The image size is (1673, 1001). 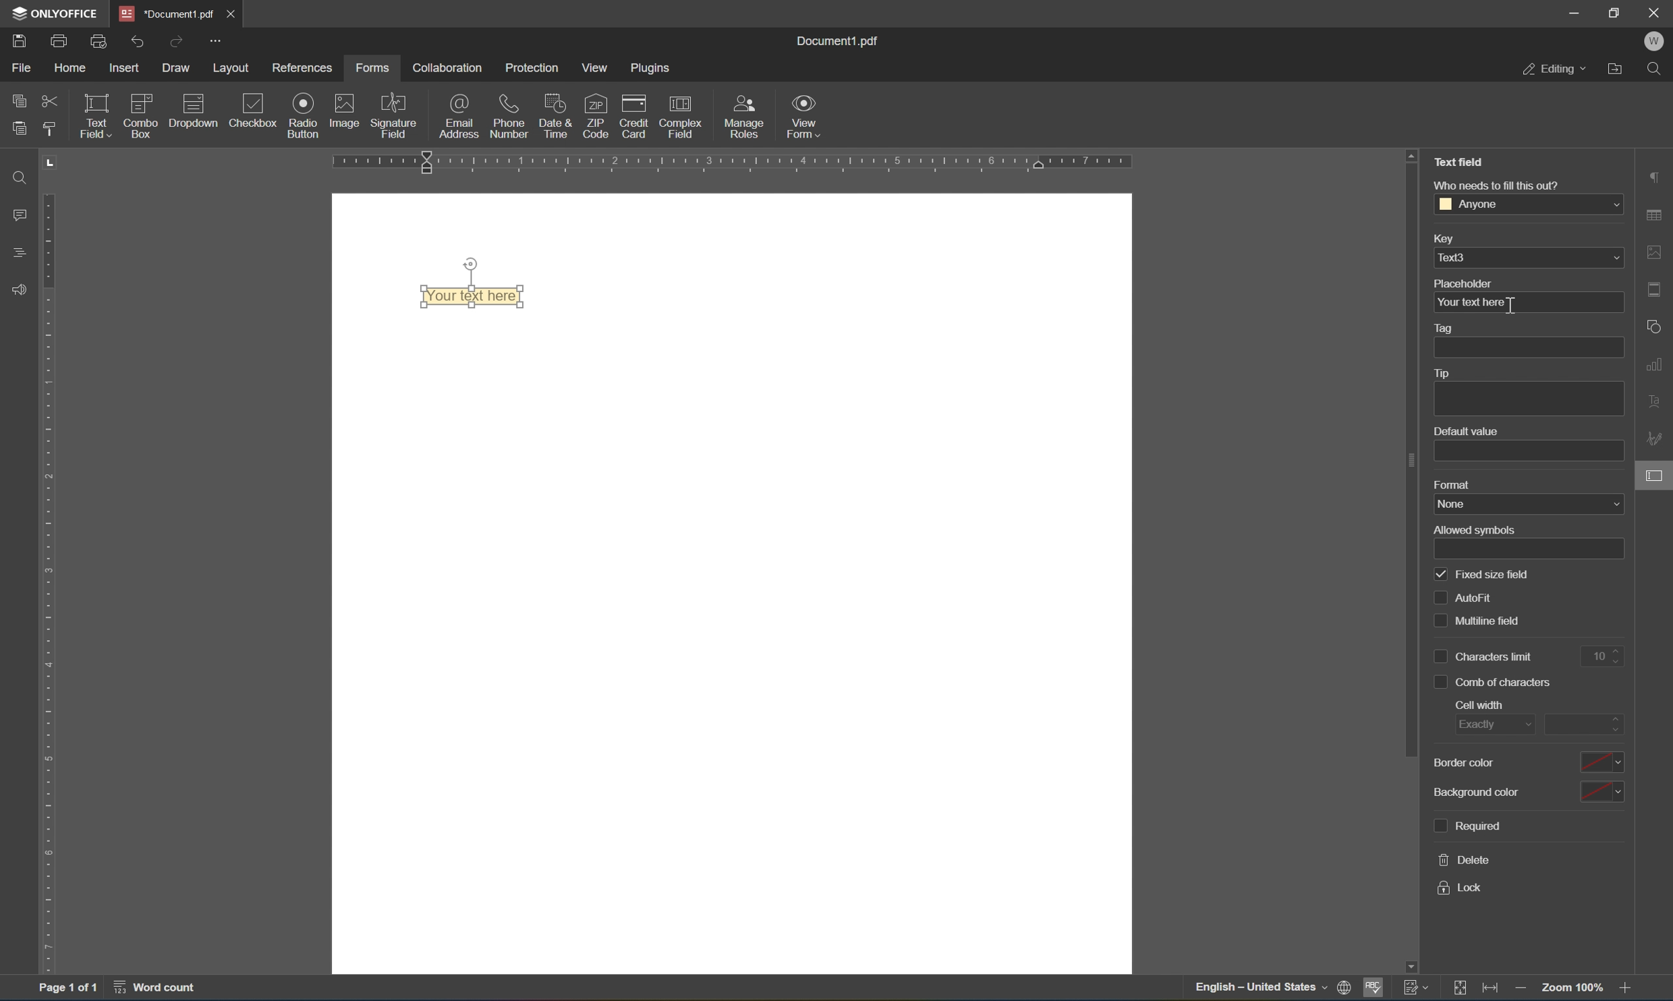 What do you see at coordinates (13, 41) in the screenshot?
I see `save` at bounding box center [13, 41].